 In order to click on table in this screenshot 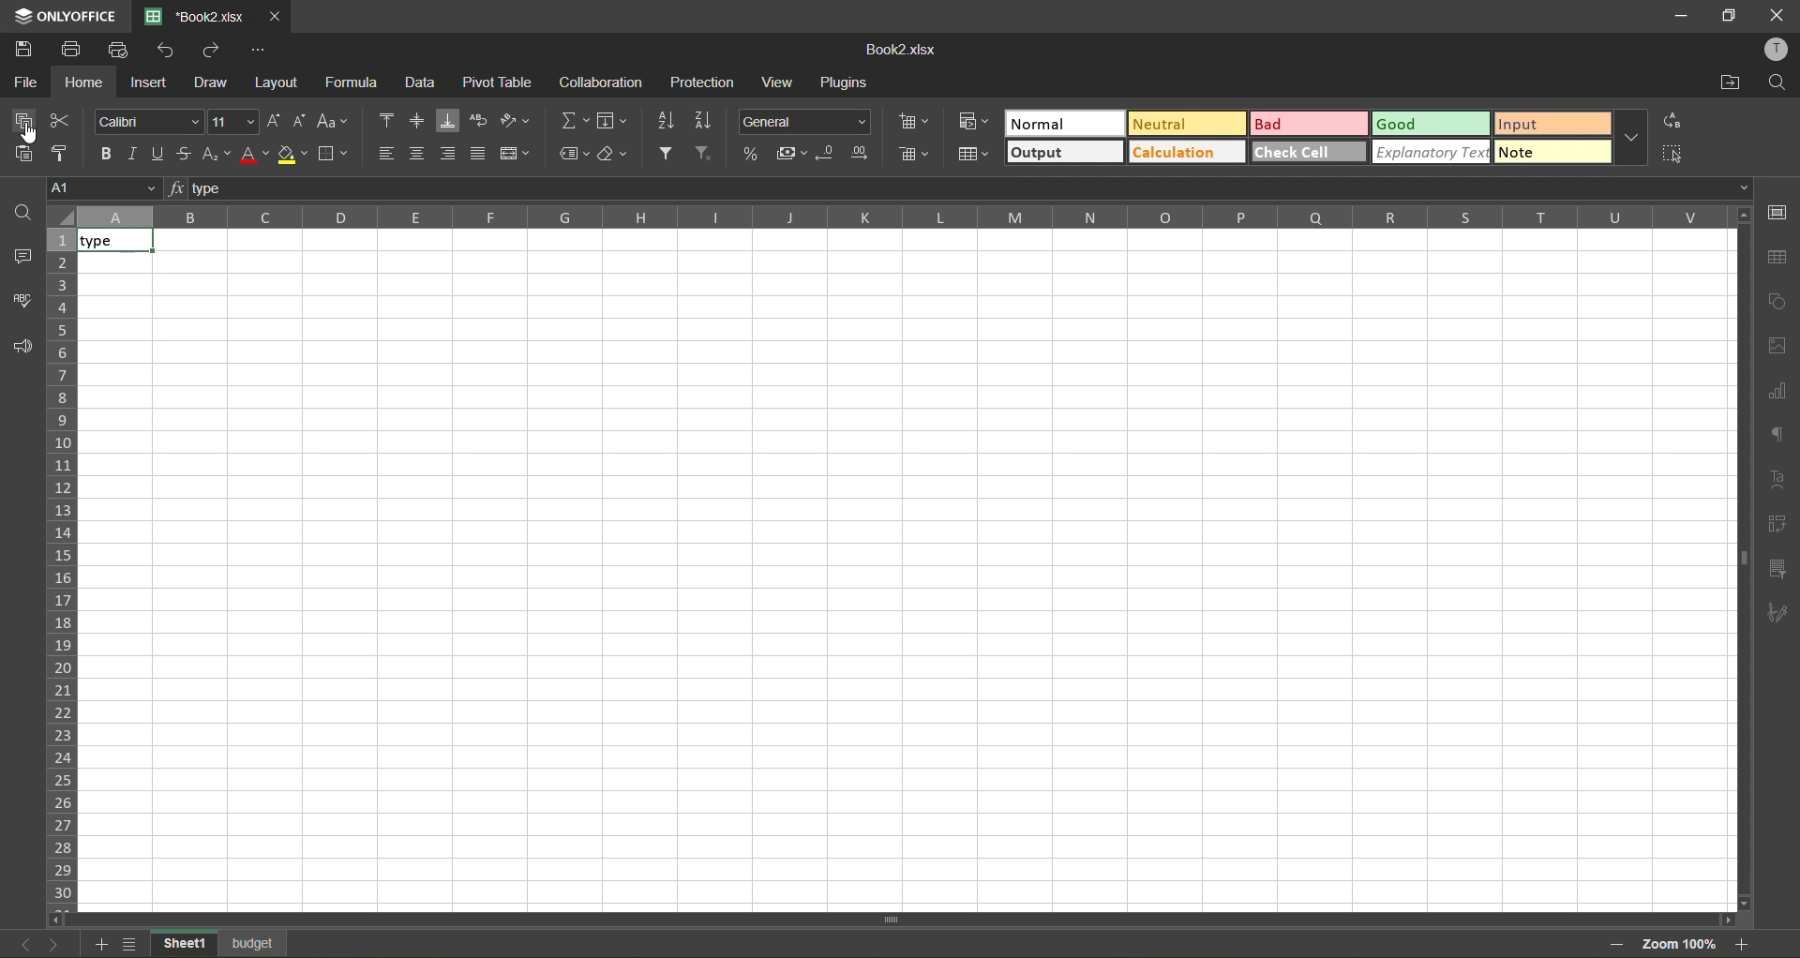, I will do `click(1782, 257)`.